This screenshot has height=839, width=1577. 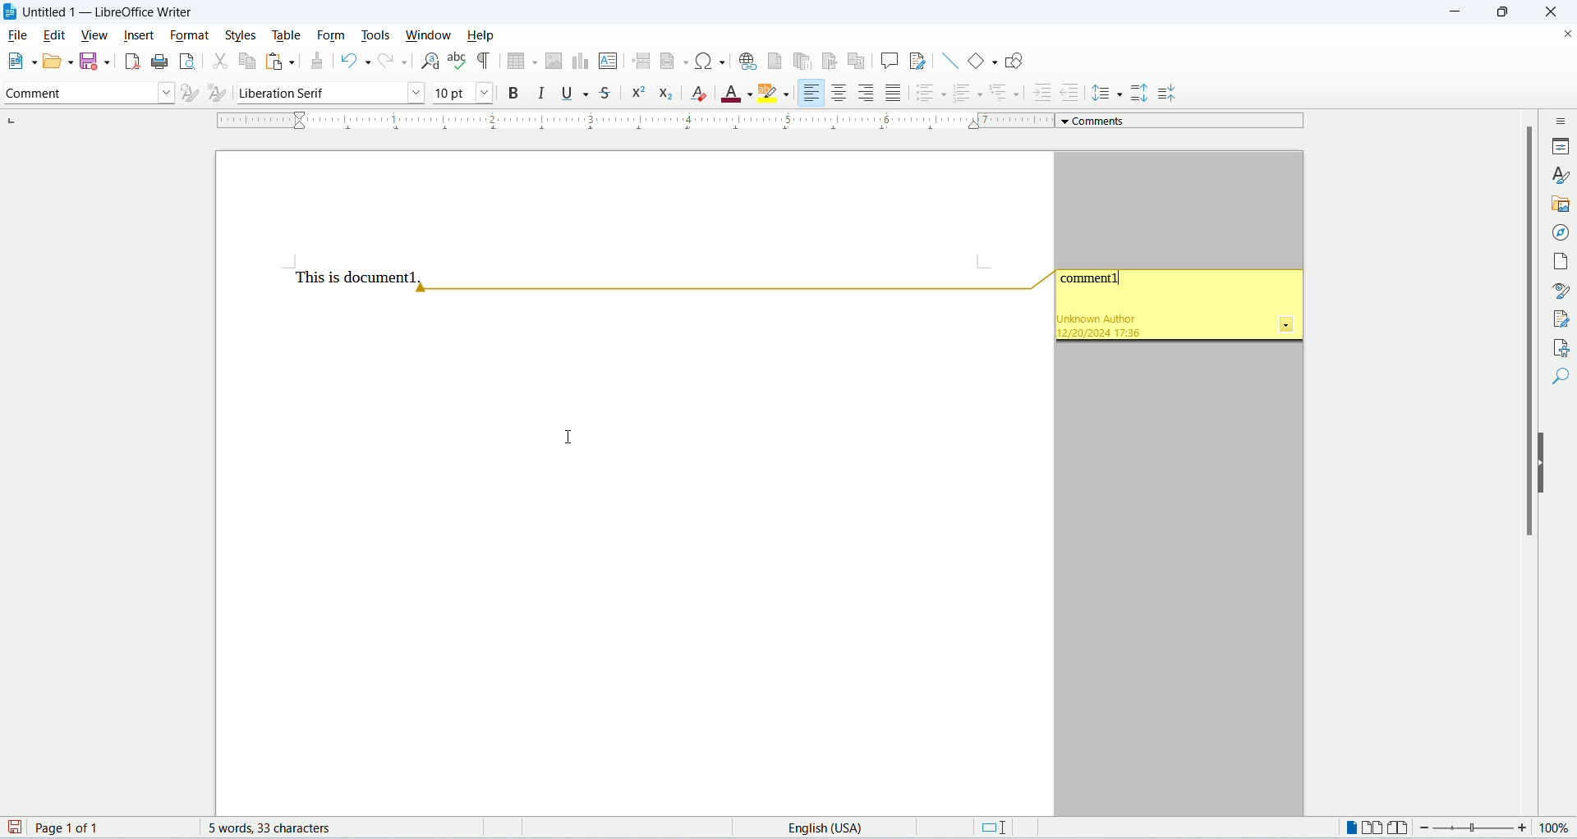 What do you see at coordinates (186, 93) in the screenshot?
I see `update selected style` at bounding box center [186, 93].